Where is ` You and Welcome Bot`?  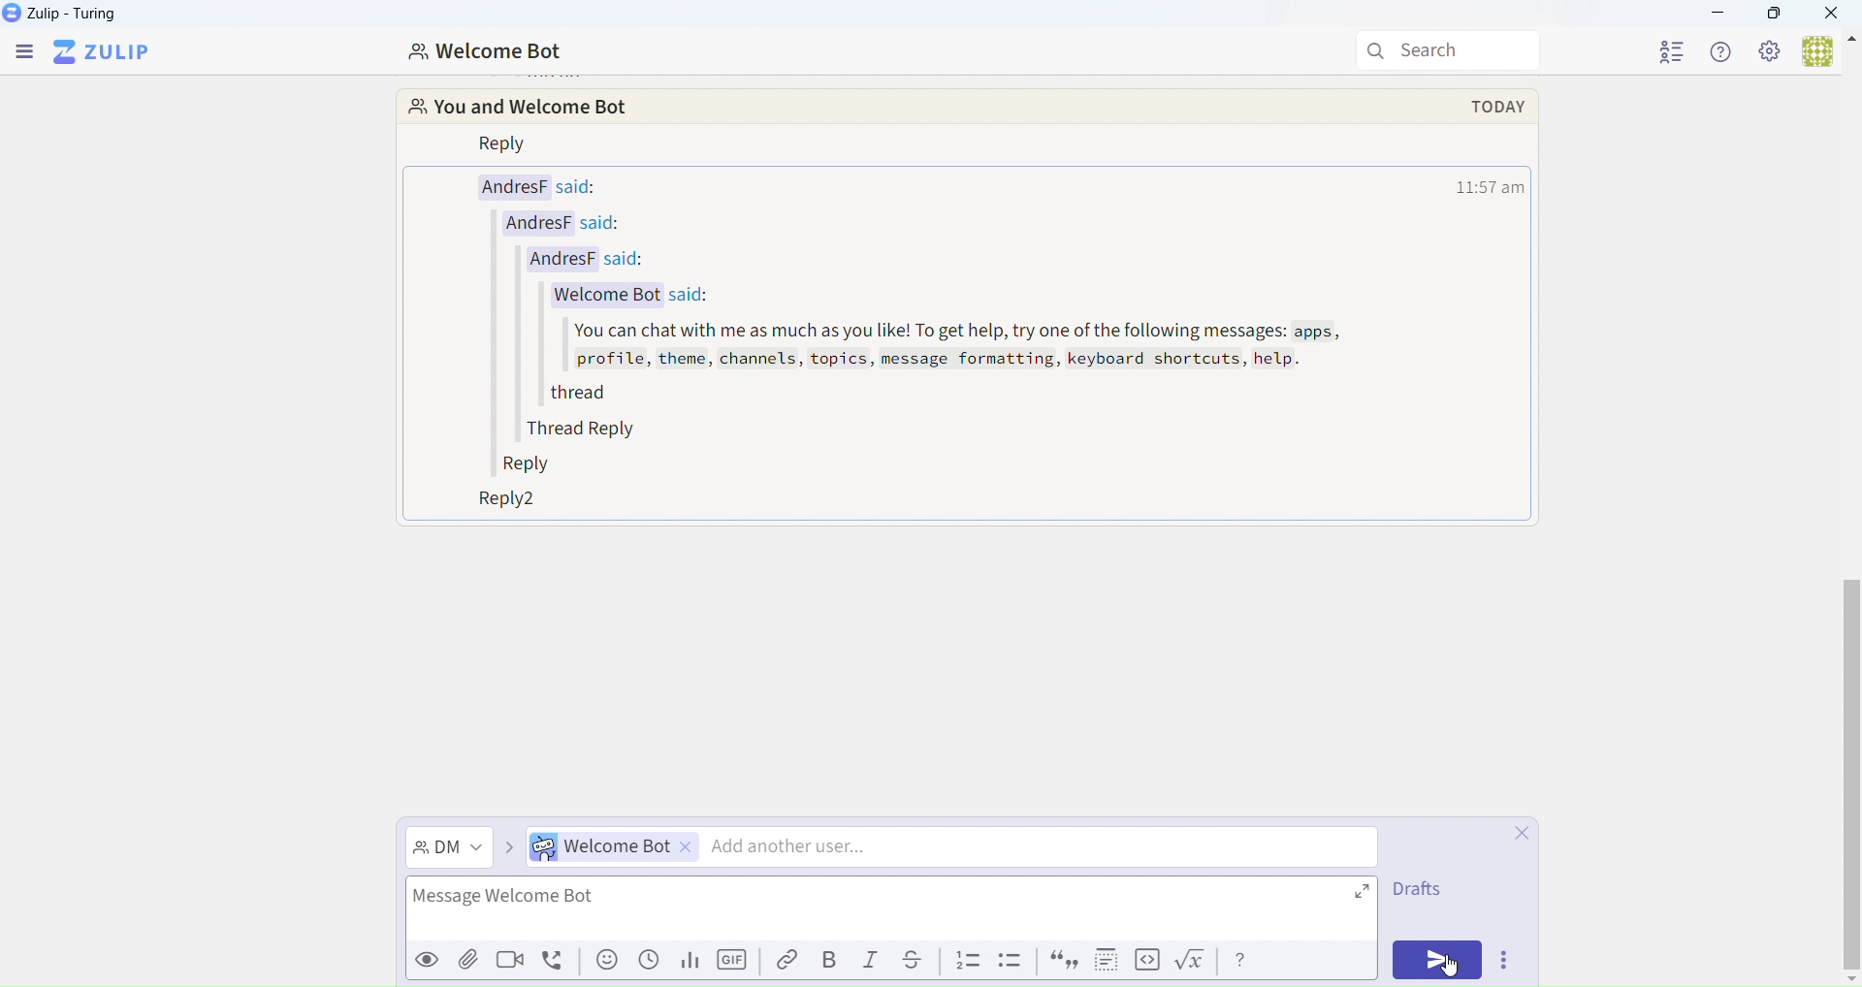
 You and Welcome Bot is located at coordinates (541, 109).